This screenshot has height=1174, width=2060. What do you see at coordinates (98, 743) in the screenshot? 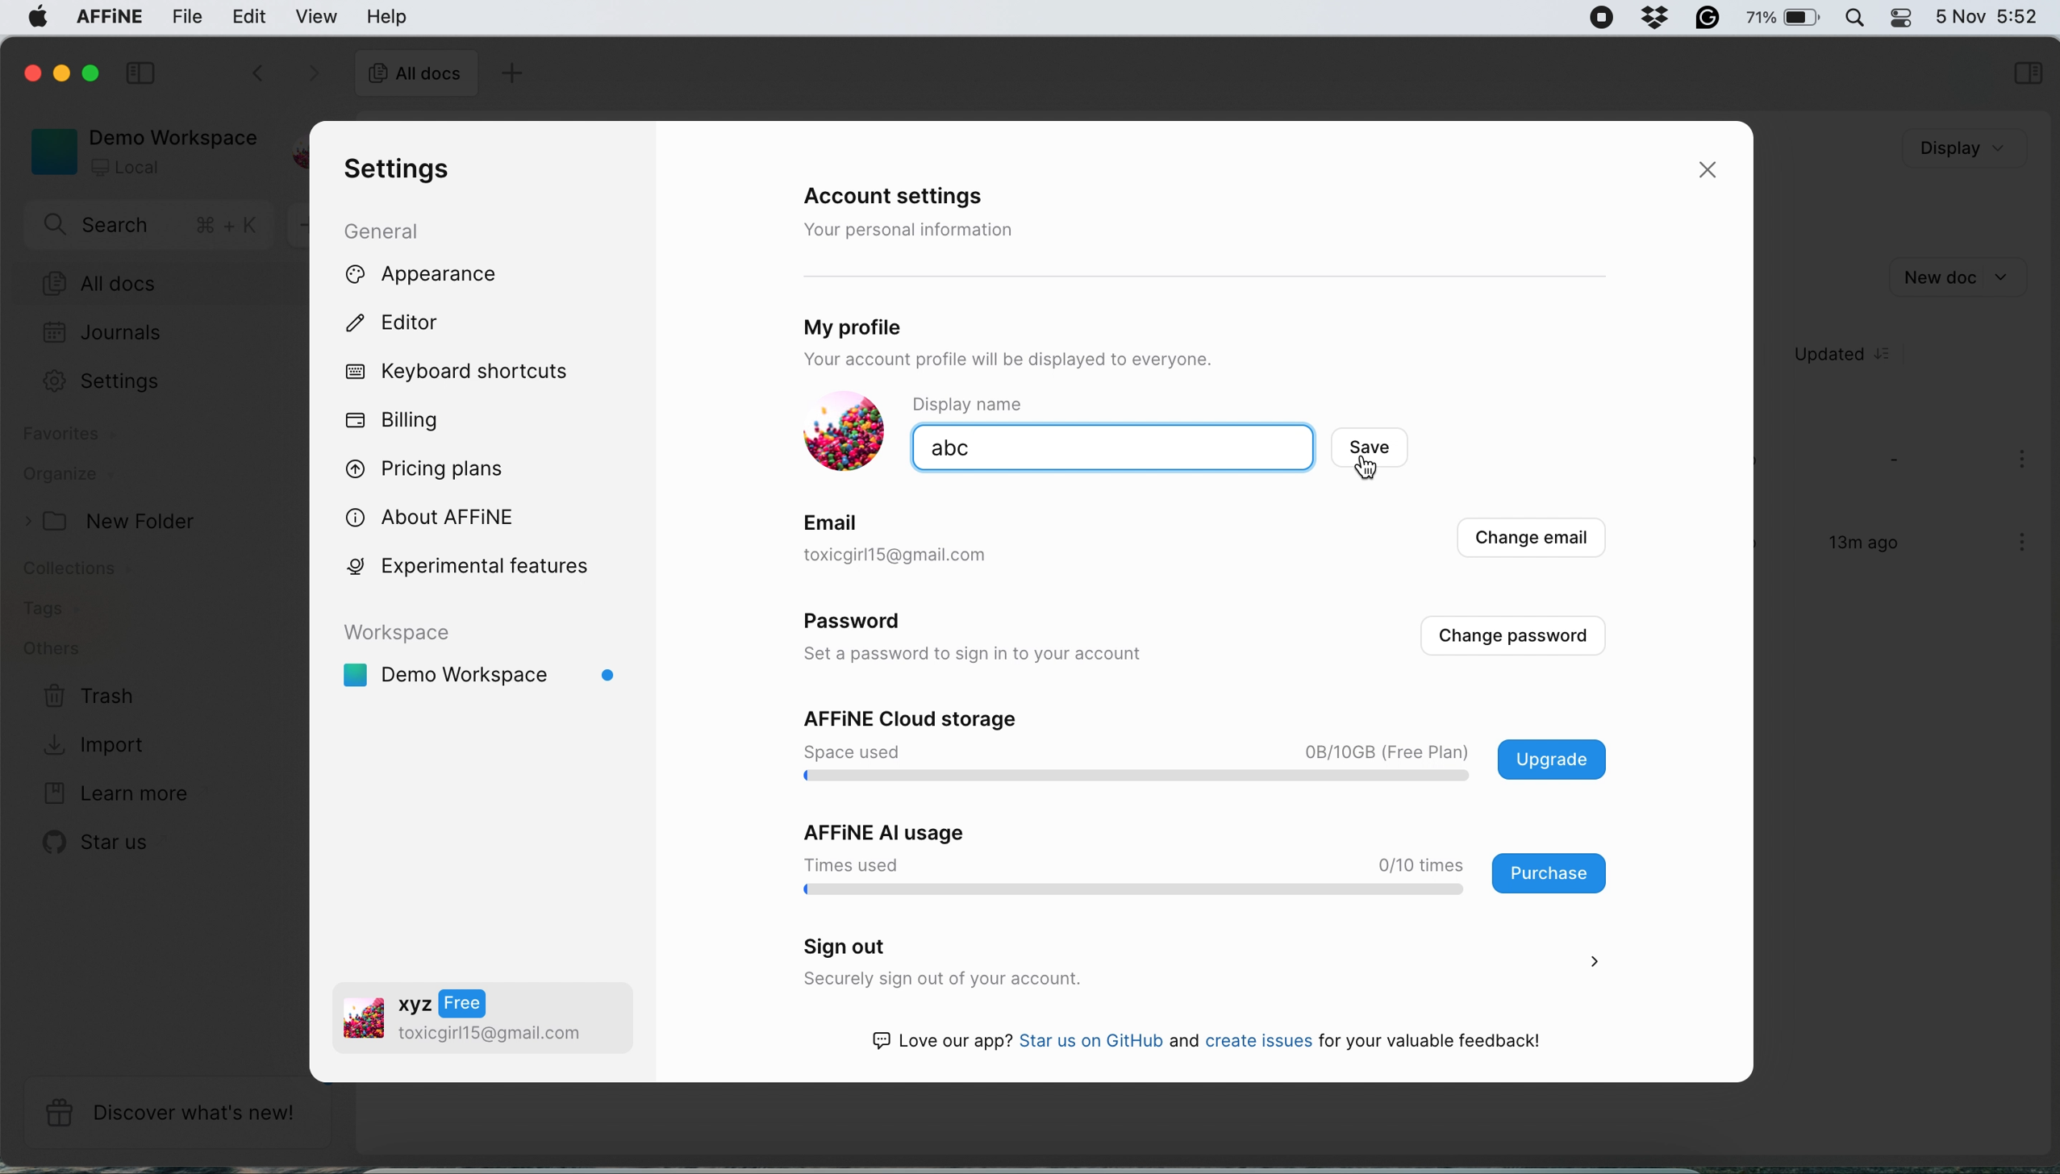
I see `import` at bounding box center [98, 743].